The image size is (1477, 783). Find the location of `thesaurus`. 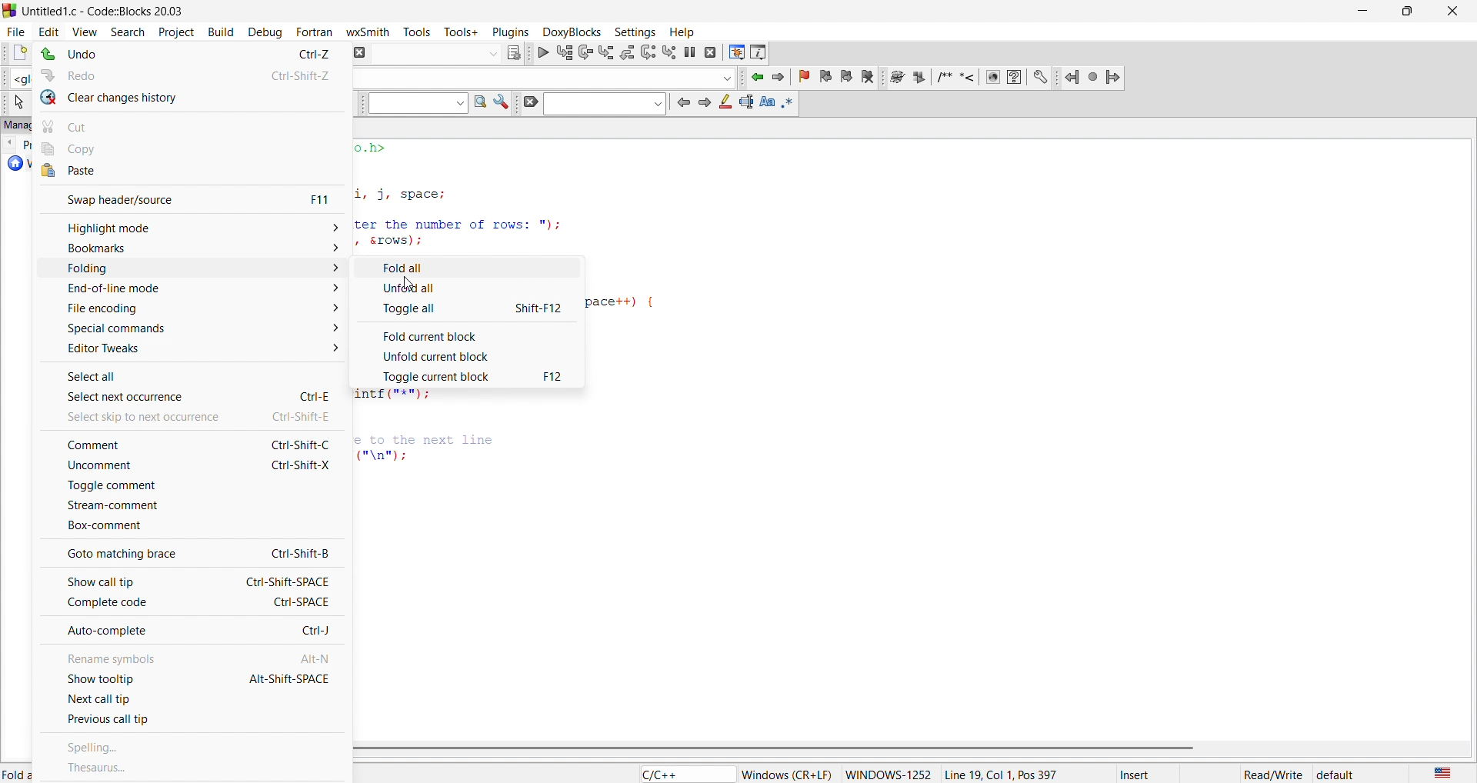

thesaurus is located at coordinates (192, 768).